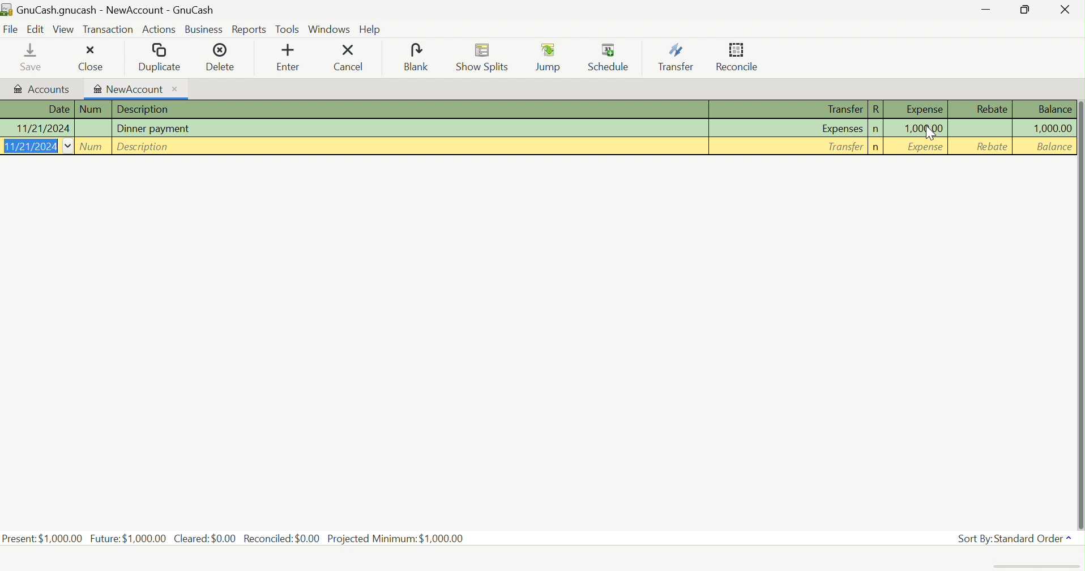 The width and height of the screenshot is (1085, 571). Describe the element at coordinates (205, 30) in the screenshot. I see `Business` at that location.